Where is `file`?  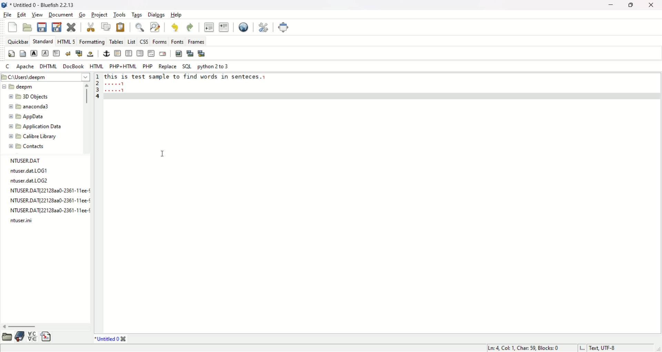 file is located at coordinates (7, 15).